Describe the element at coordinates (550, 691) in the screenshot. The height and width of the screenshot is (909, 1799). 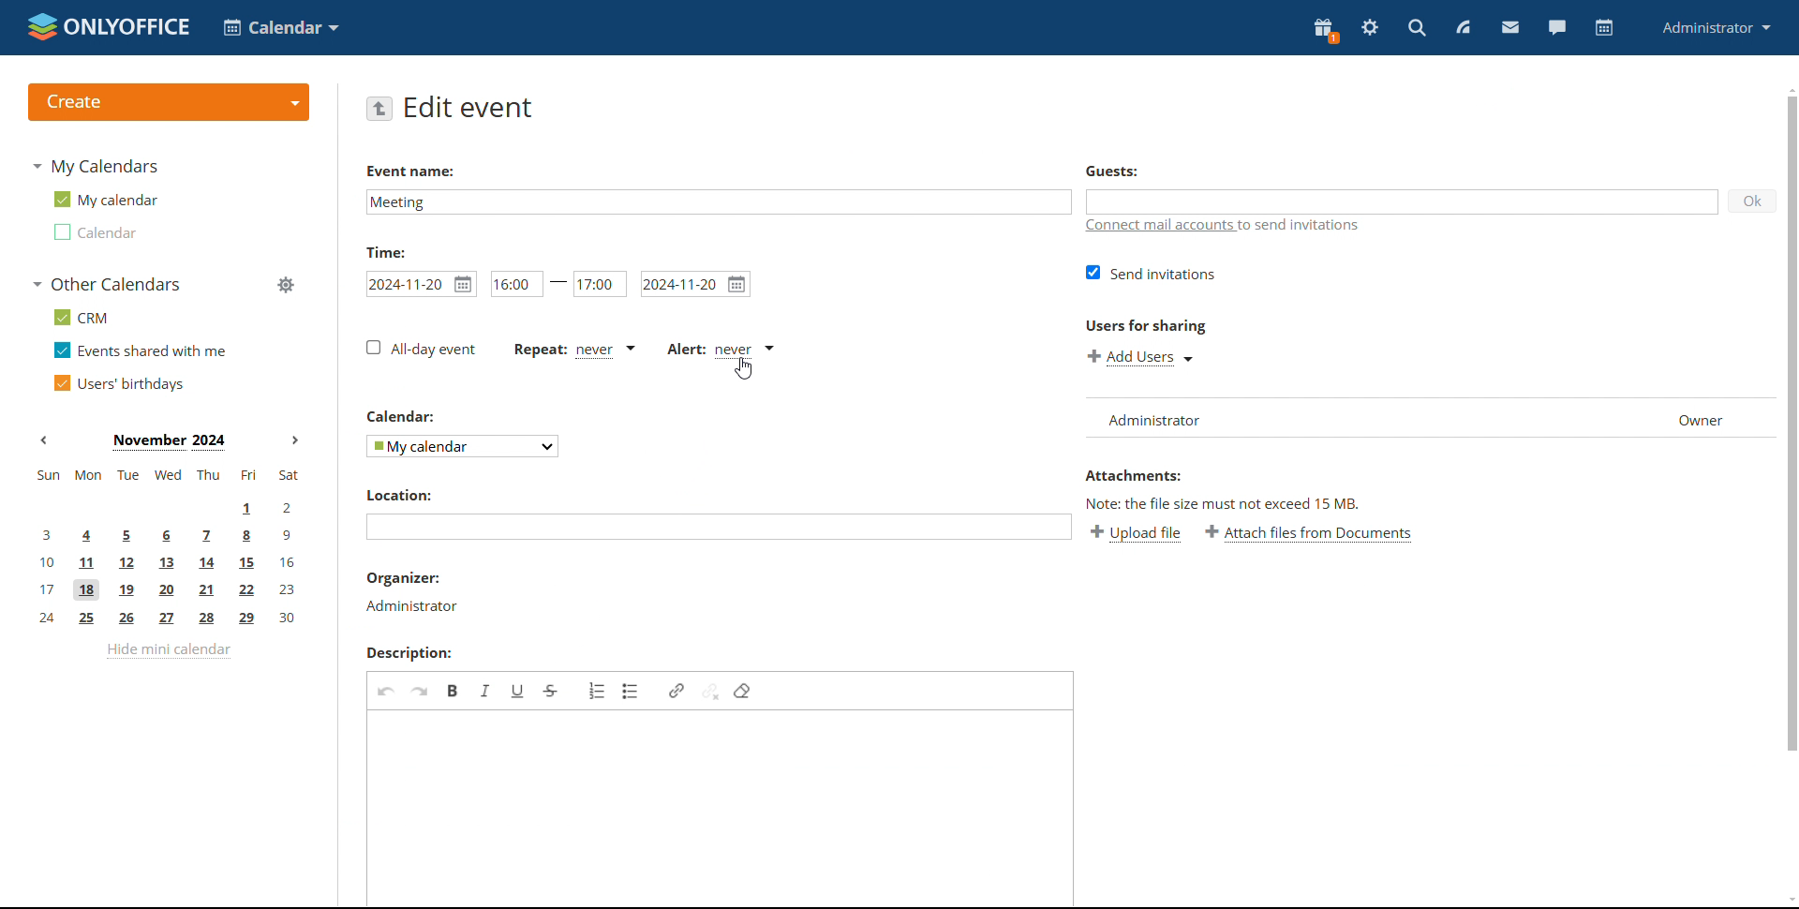
I see `strikethrough` at that location.